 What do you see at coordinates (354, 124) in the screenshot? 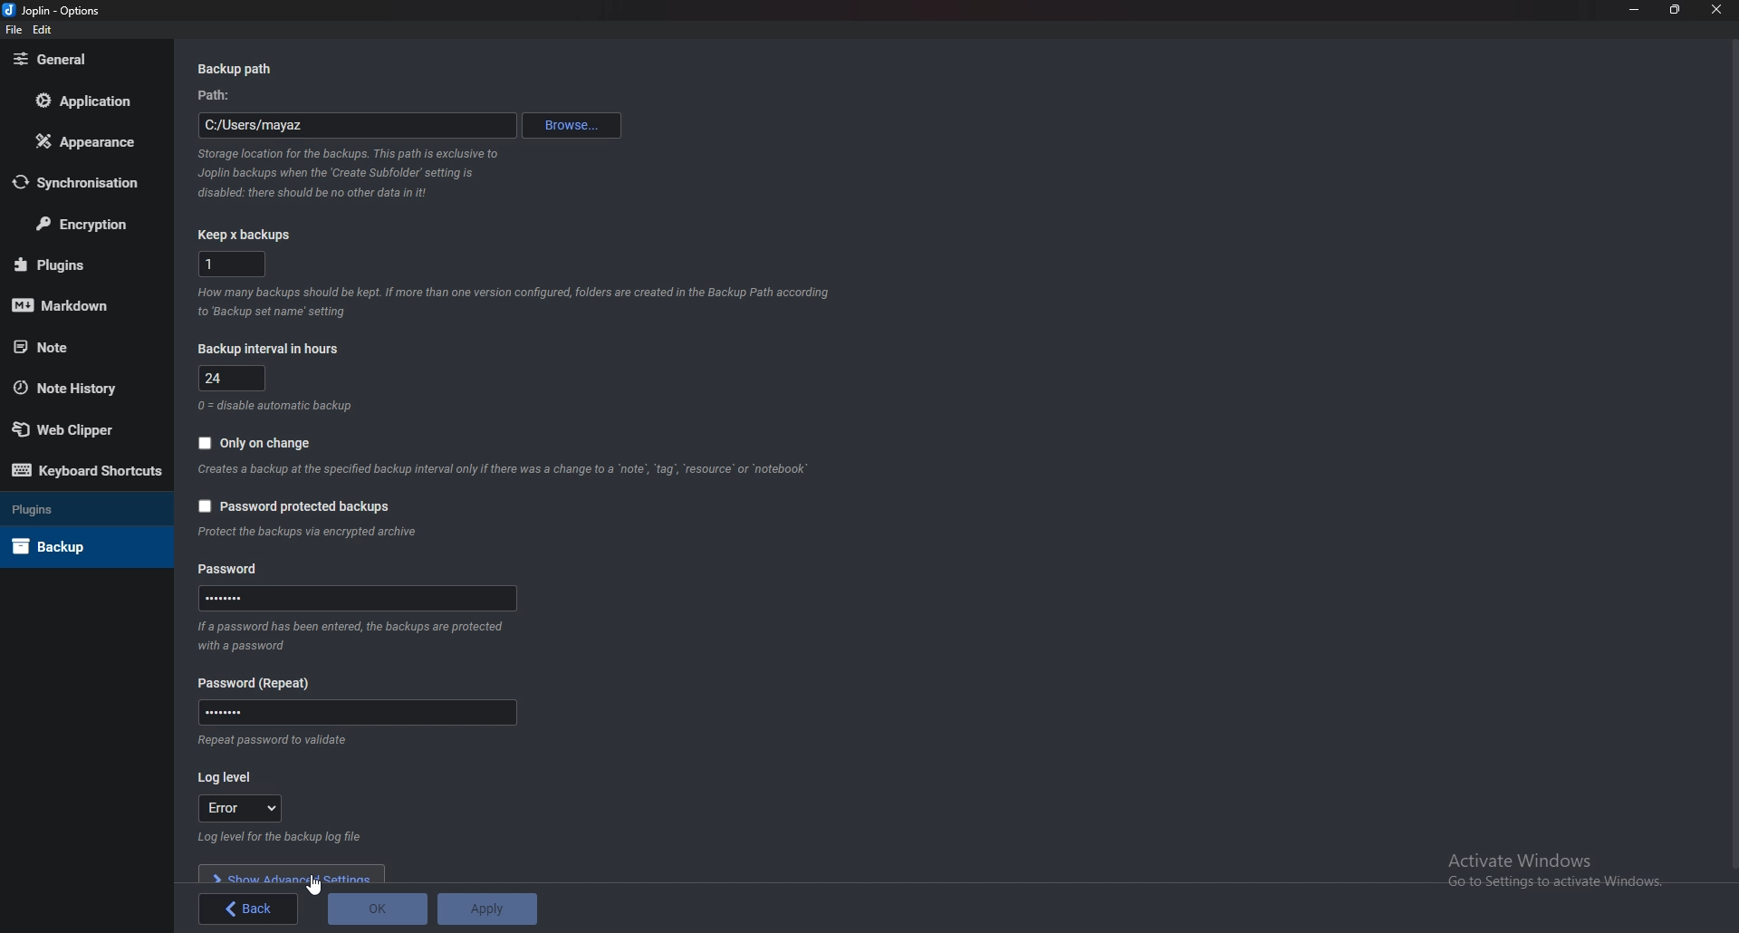
I see `path` at bounding box center [354, 124].